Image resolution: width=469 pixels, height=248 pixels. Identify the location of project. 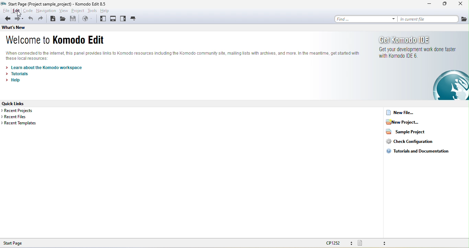
(77, 11).